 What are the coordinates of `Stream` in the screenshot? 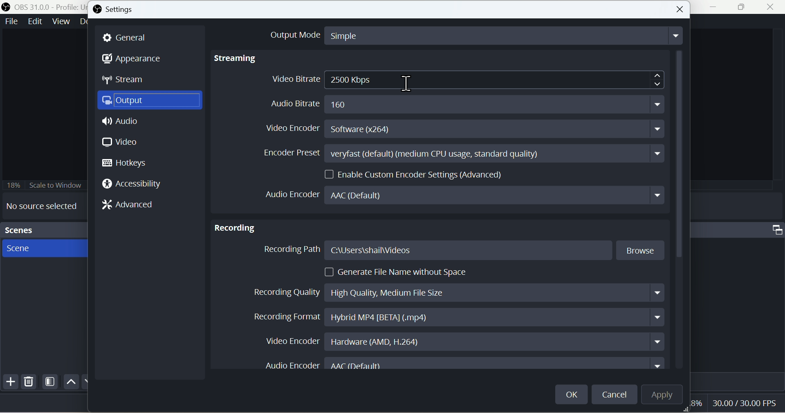 It's located at (130, 82).